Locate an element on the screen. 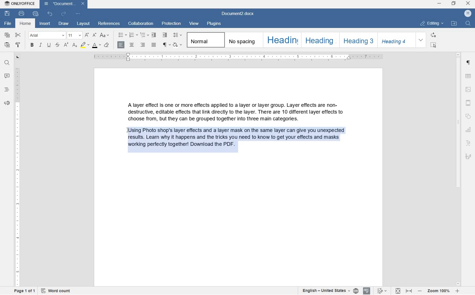  DRAW is located at coordinates (64, 24).